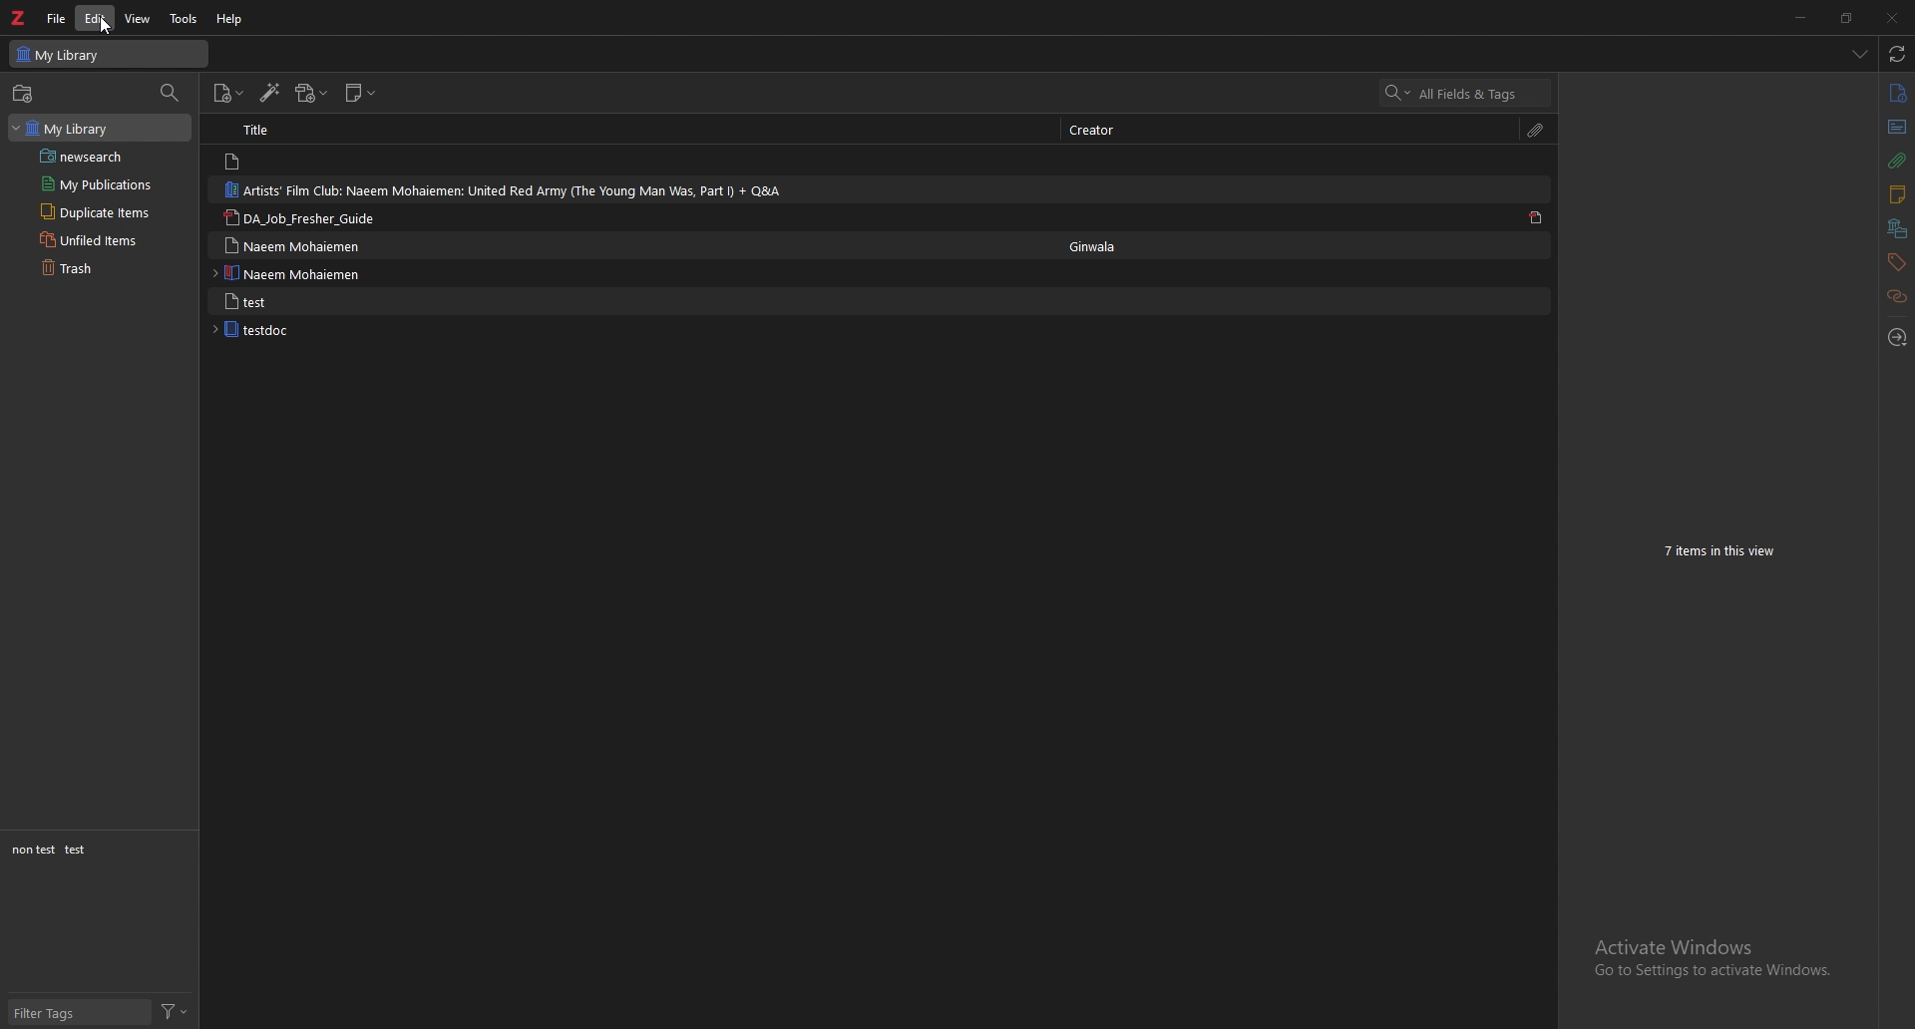 This screenshot has height=1029, width=1915. What do you see at coordinates (139, 19) in the screenshot?
I see `view` at bounding box center [139, 19].